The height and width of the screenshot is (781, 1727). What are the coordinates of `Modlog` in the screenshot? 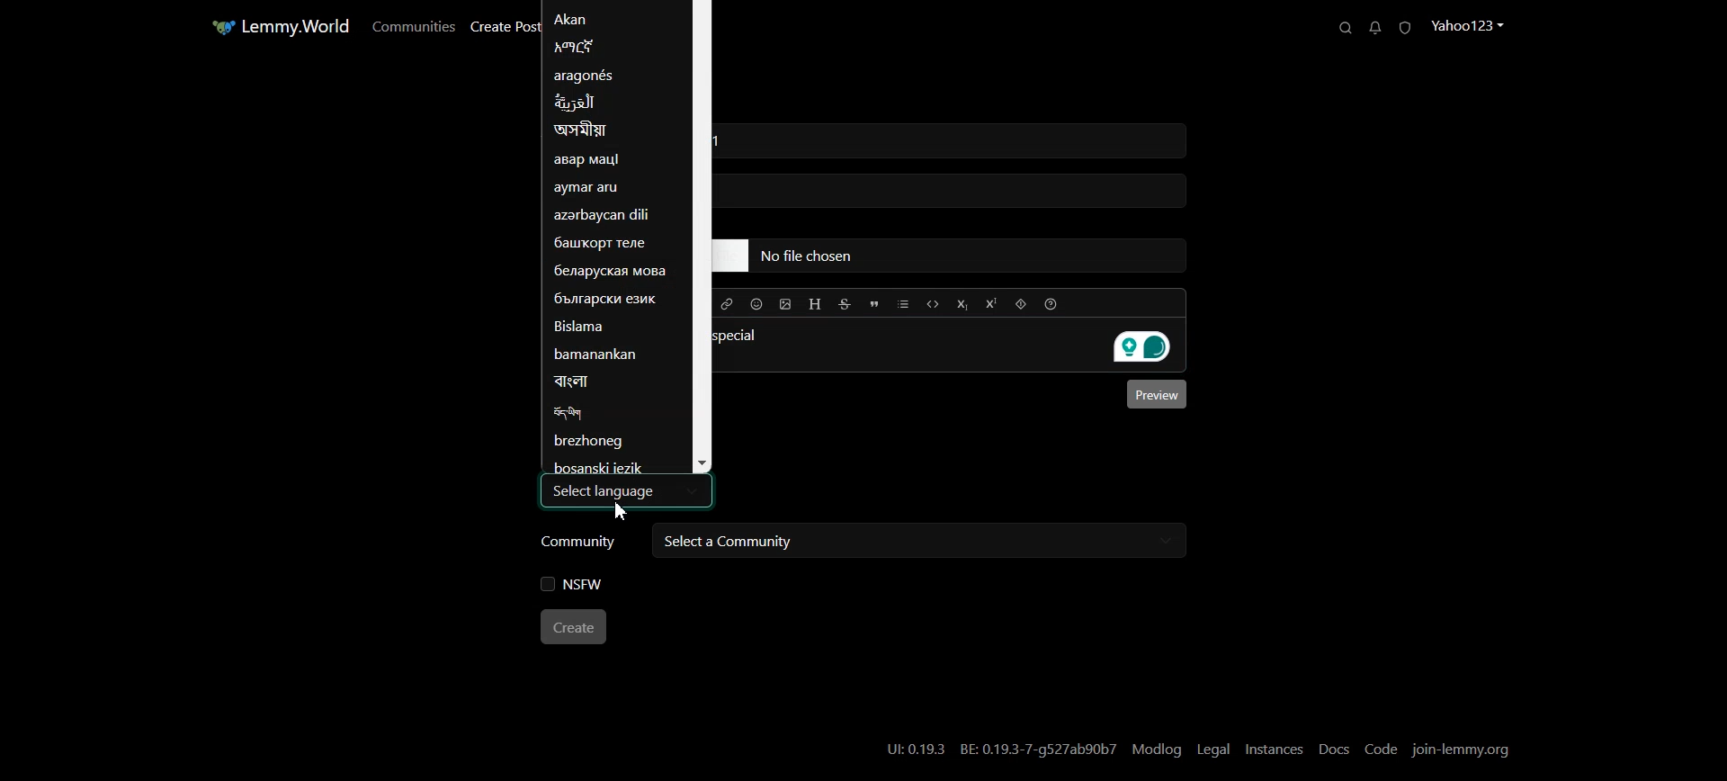 It's located at (1159, 750).